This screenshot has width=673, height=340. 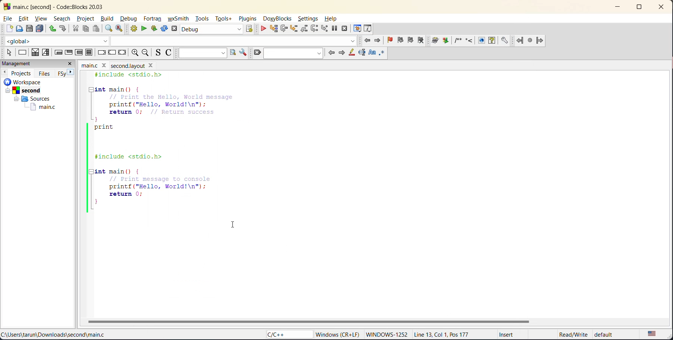 I want to click on run, so click(x=145, y=30).